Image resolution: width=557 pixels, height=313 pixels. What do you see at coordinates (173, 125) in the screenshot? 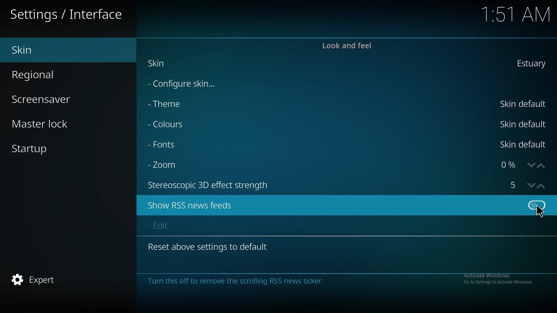
I see `colours` at bounding box center [173, 125].